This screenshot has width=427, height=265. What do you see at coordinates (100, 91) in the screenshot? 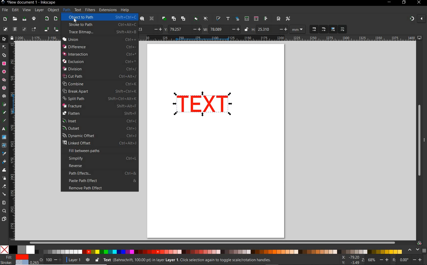
I see `BREAK APART` at bounding box center [100, 91].